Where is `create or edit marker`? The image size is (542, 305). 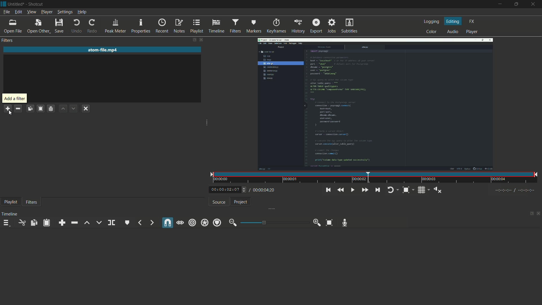 create or edit marker is located at coordinates (128, 223).